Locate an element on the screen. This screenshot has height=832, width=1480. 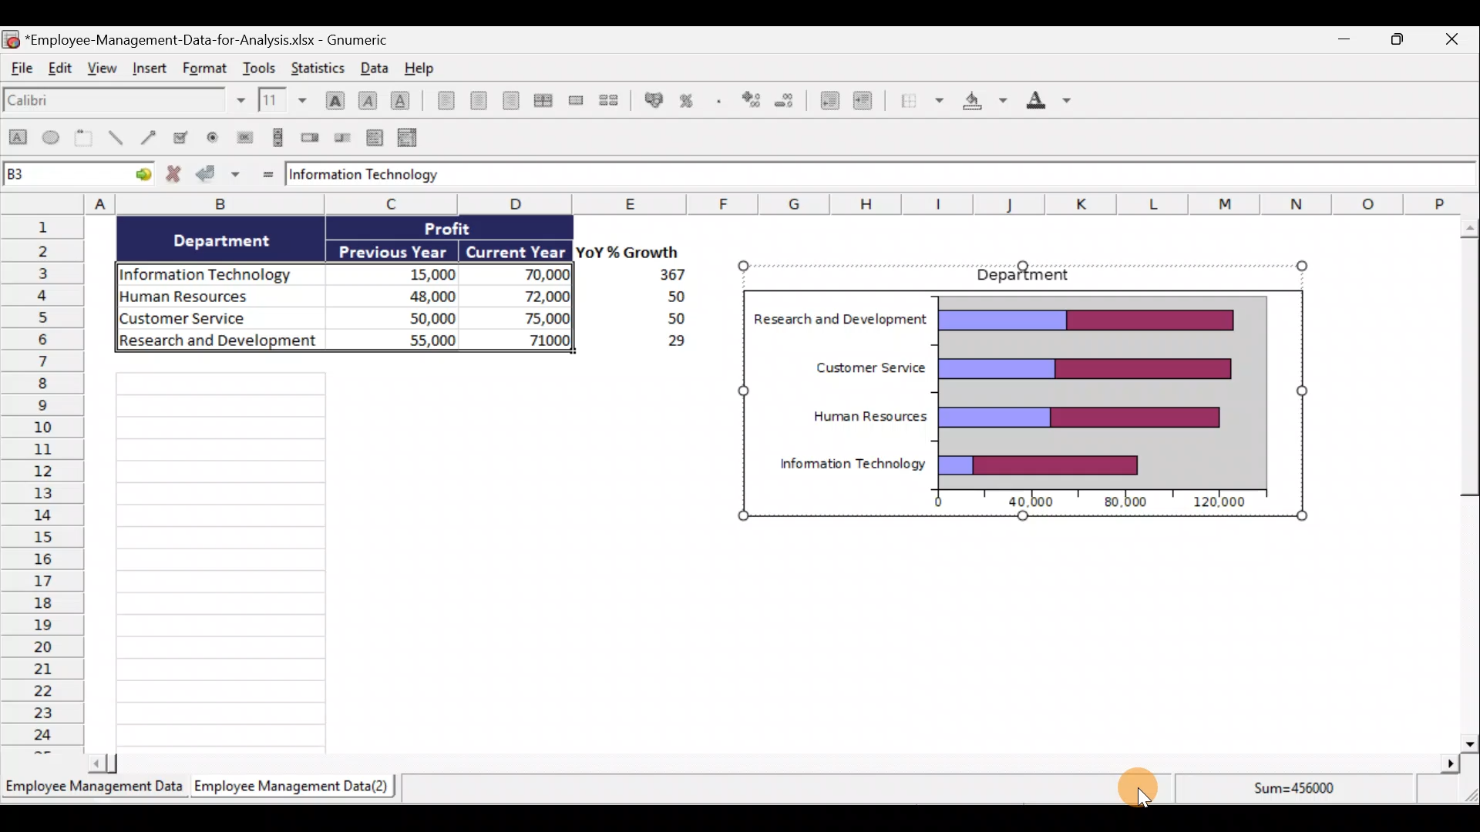
Foreground is located at coordinates (1044, 103).